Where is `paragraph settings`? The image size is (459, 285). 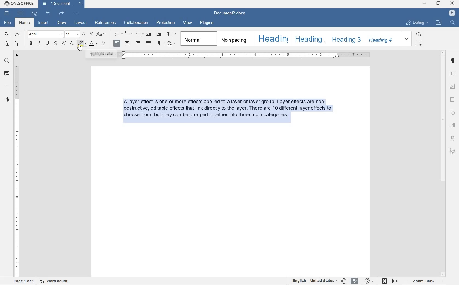
paragraph settings is located at coordinates (452, 61).